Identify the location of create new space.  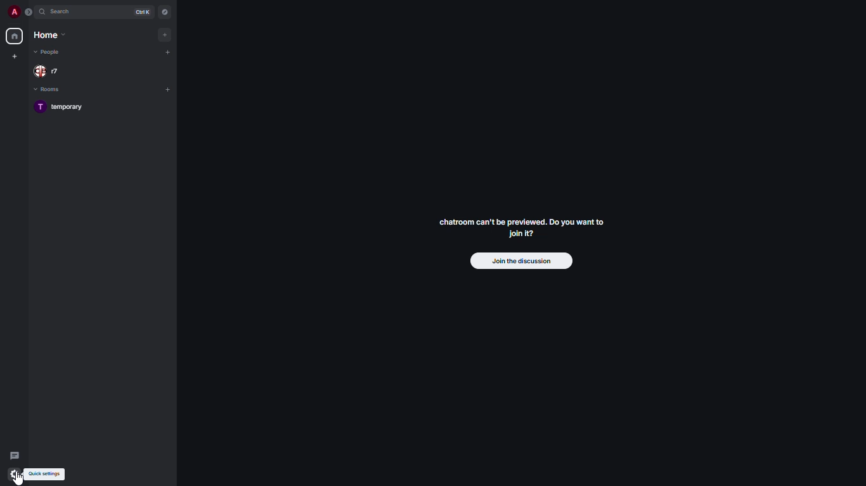
(17, 55).